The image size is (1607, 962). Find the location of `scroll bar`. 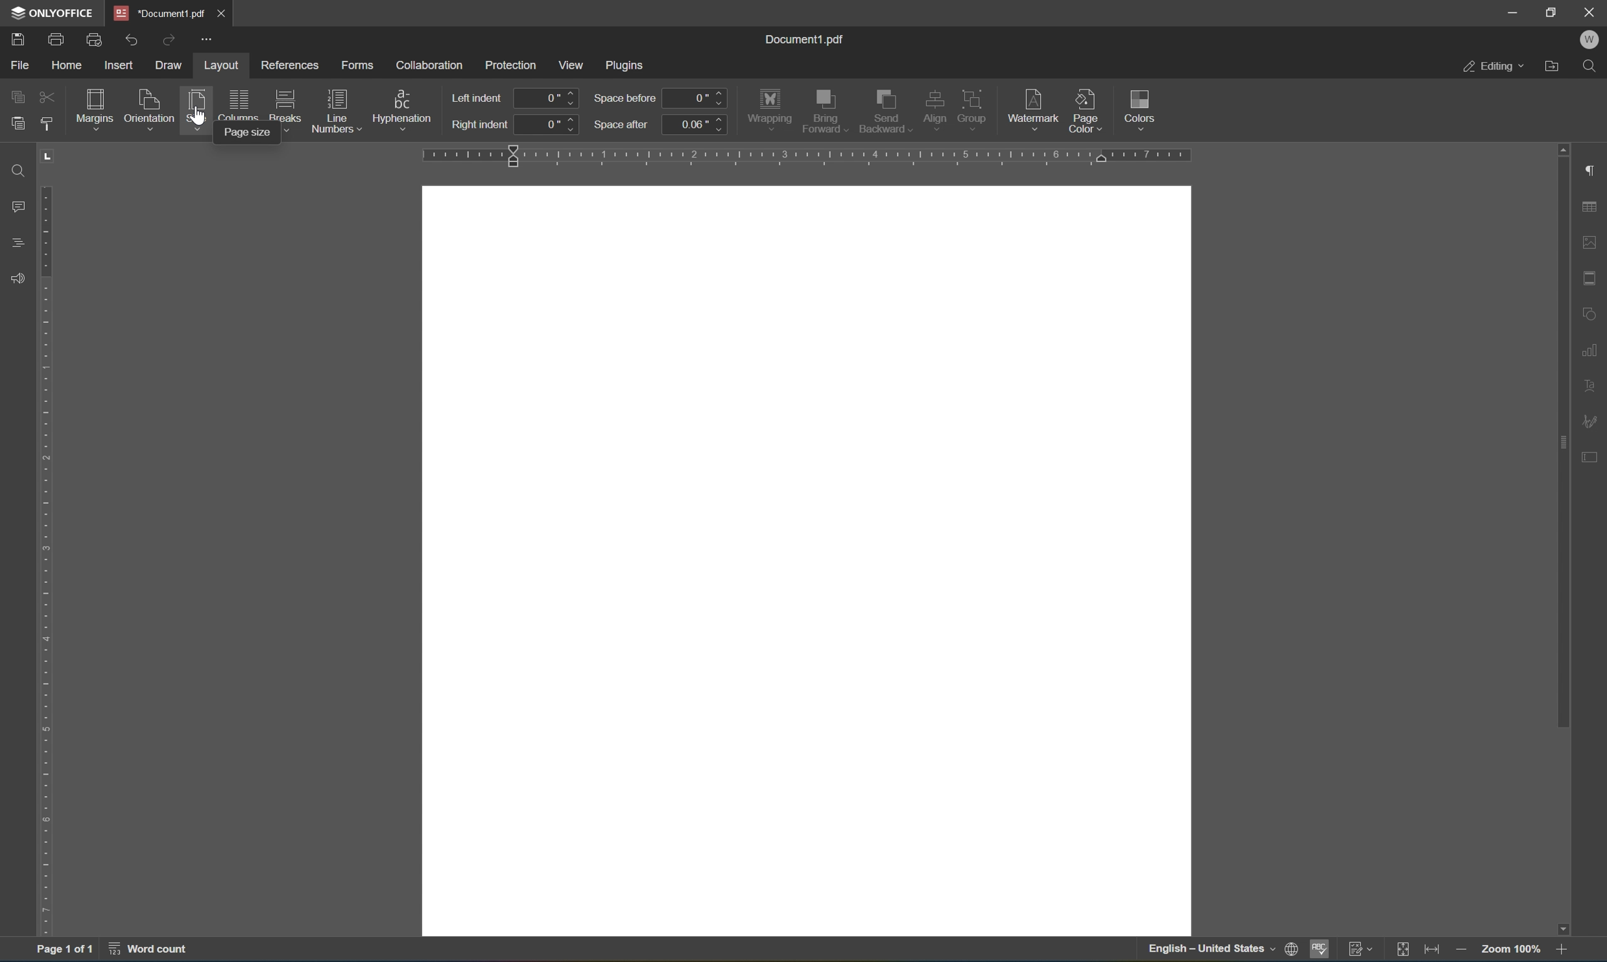

scroll bar is located at coordinates (1562, 538).